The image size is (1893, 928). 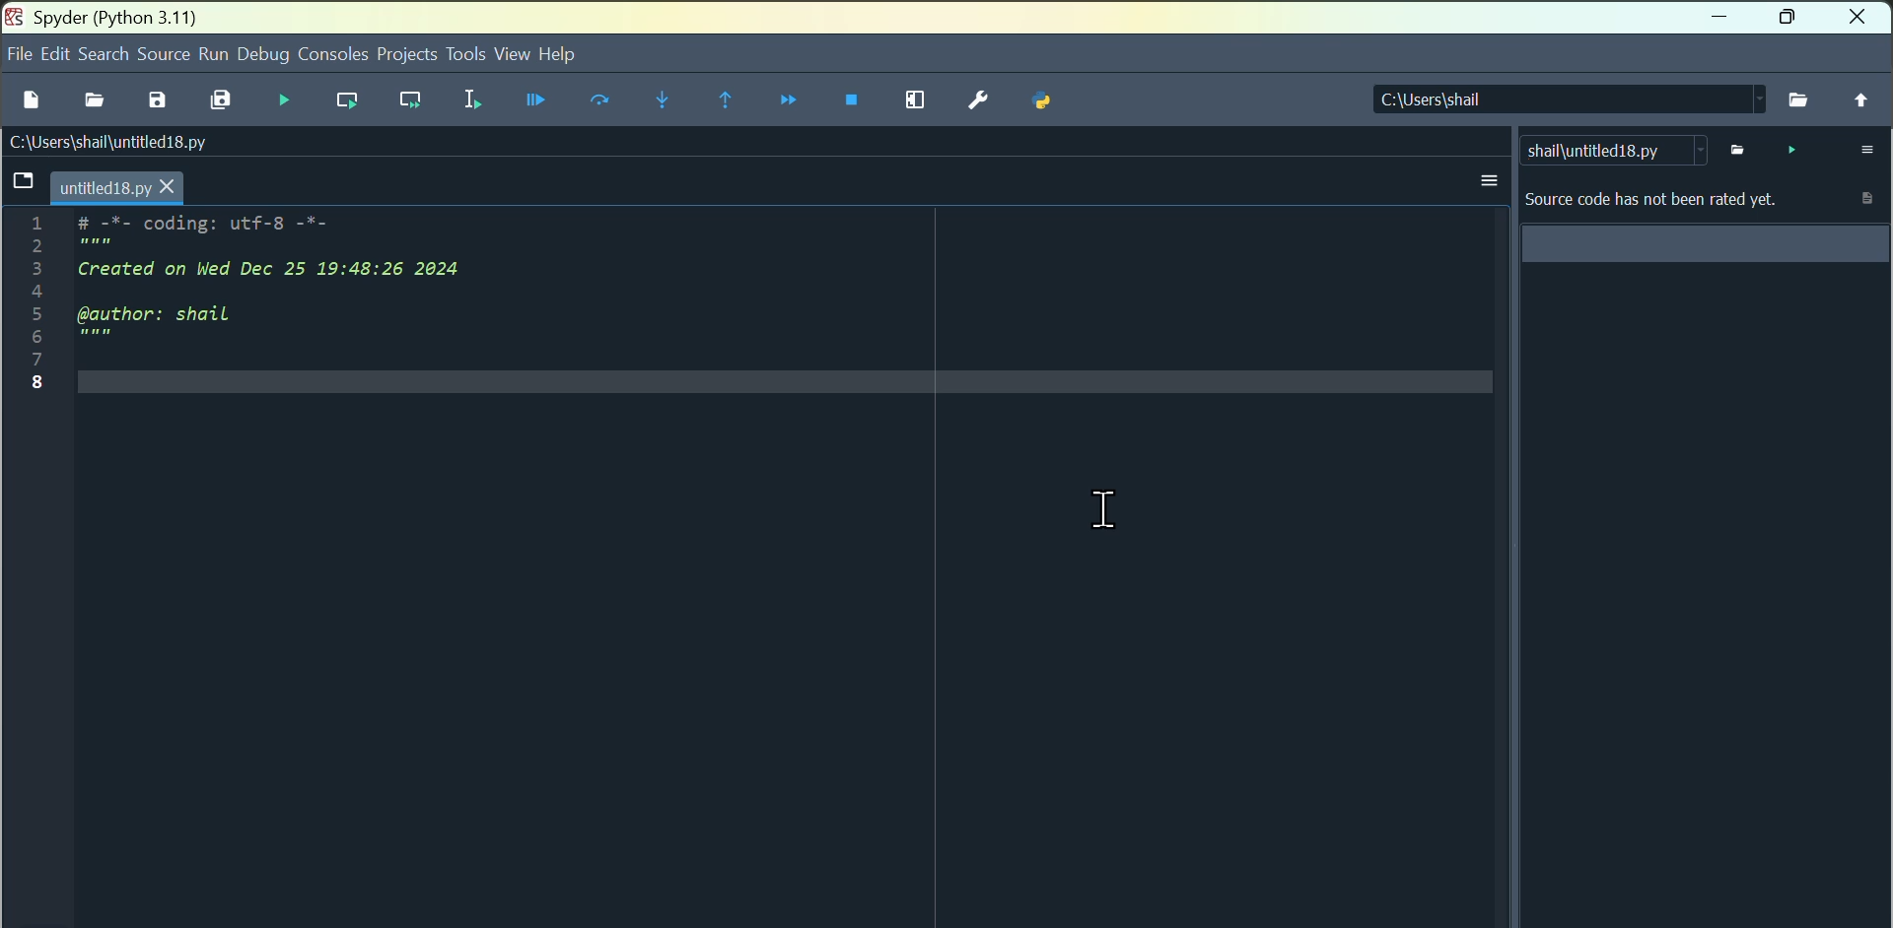 What do you see at coordinates (100, 15) in the screenshot?
I see `Spyder (Python 3.11)` at bounding box center [100, 15].